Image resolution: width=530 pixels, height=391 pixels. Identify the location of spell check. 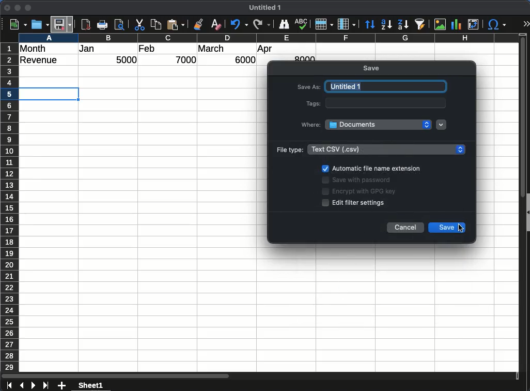
(302, 25).